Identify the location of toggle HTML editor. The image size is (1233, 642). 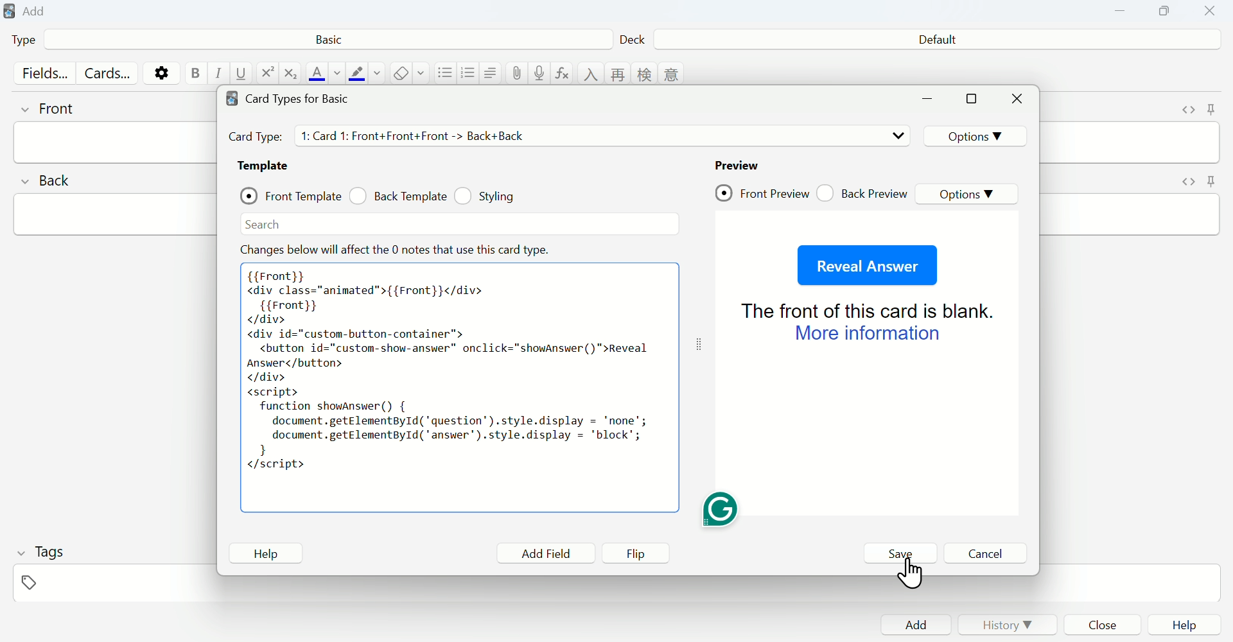
(1189, 181).